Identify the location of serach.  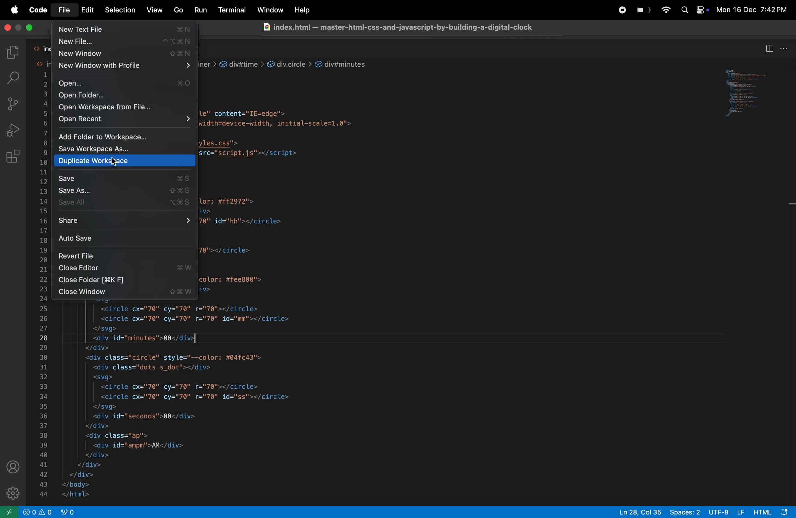
(14, 78).